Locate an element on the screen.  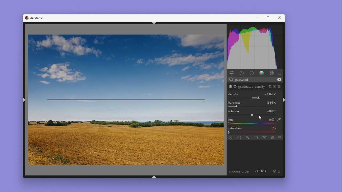
0% is located at coordinates (273, 128).